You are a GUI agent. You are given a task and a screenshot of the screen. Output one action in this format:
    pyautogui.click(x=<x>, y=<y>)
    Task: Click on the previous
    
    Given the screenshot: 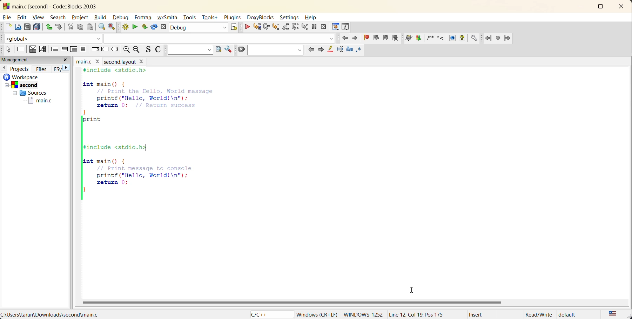 What is the action you would take?
    pyautogui.click(x=310, y=49)
    